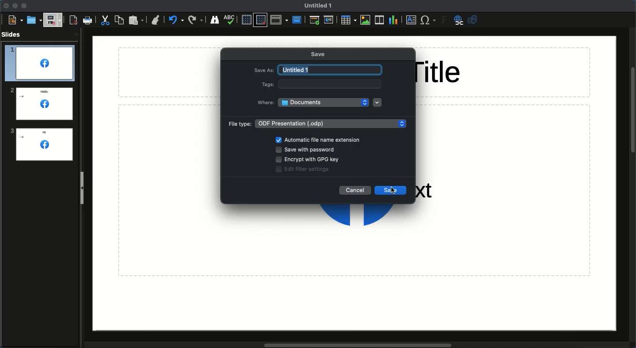 The image size is (636, 348). I want to click on Audio or video, so click(379, 21).